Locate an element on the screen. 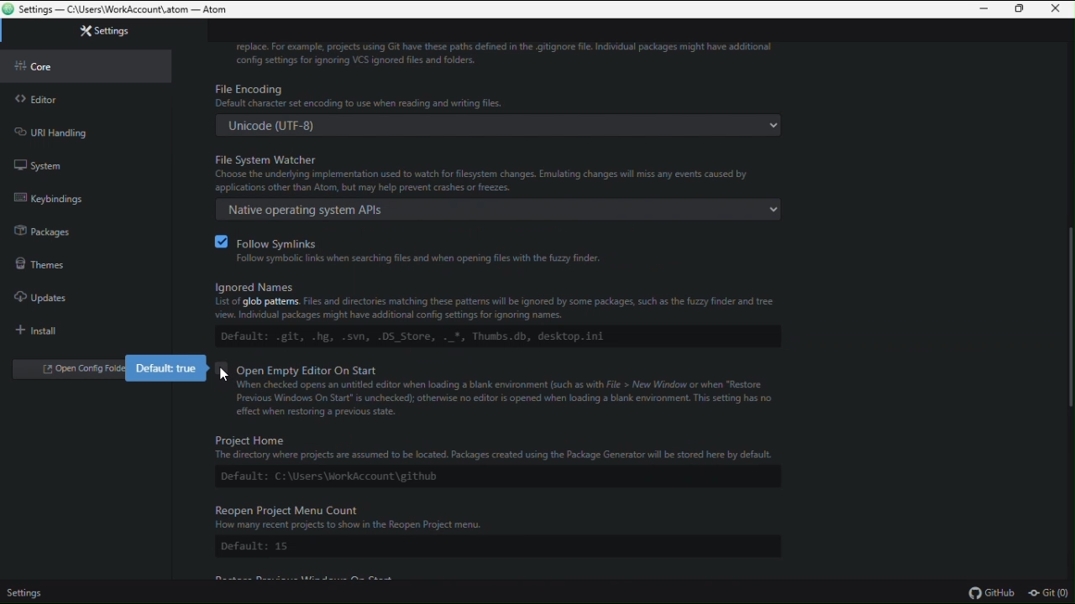 Image resolution: width=1075 pixels, height=604 pixels. default value is located at coordinates (166, 368).